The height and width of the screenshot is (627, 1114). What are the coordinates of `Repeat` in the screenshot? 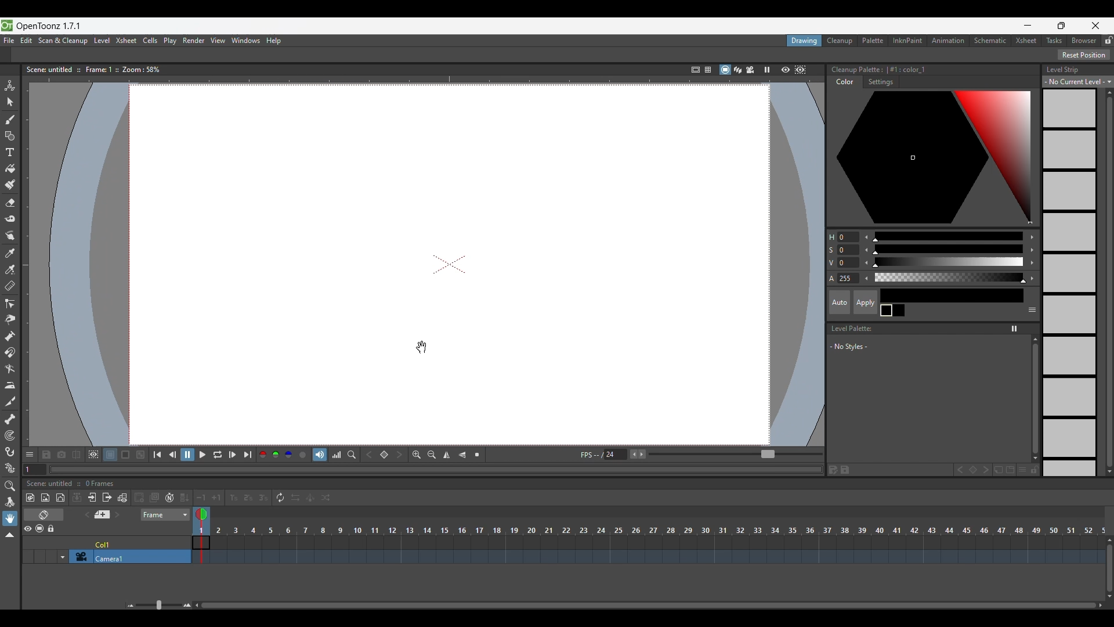 It's located at (280, 498).